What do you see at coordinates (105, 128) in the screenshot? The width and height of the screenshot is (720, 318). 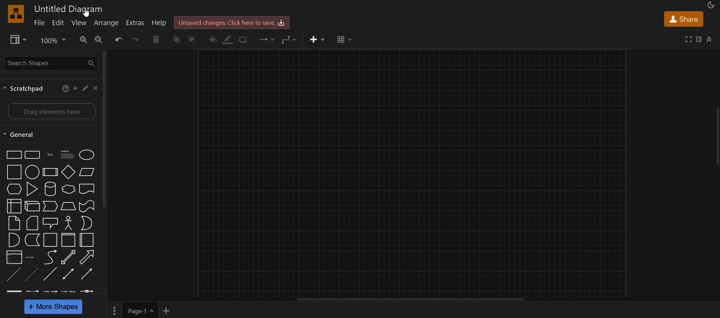 I see `vertical scroll bar` at bounding box center [105, 128].